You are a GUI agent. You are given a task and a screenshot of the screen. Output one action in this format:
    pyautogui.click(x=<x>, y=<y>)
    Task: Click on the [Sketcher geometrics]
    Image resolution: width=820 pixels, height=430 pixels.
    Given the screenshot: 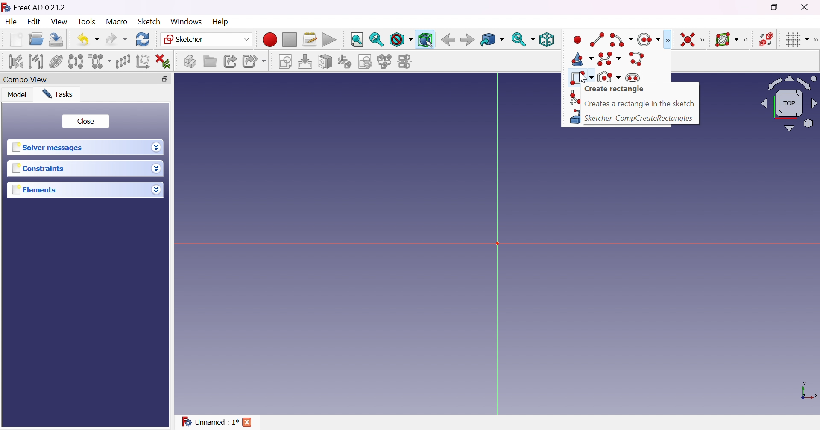 What is the action you would take?
    pyautogui.click(x=667, y=40)
    